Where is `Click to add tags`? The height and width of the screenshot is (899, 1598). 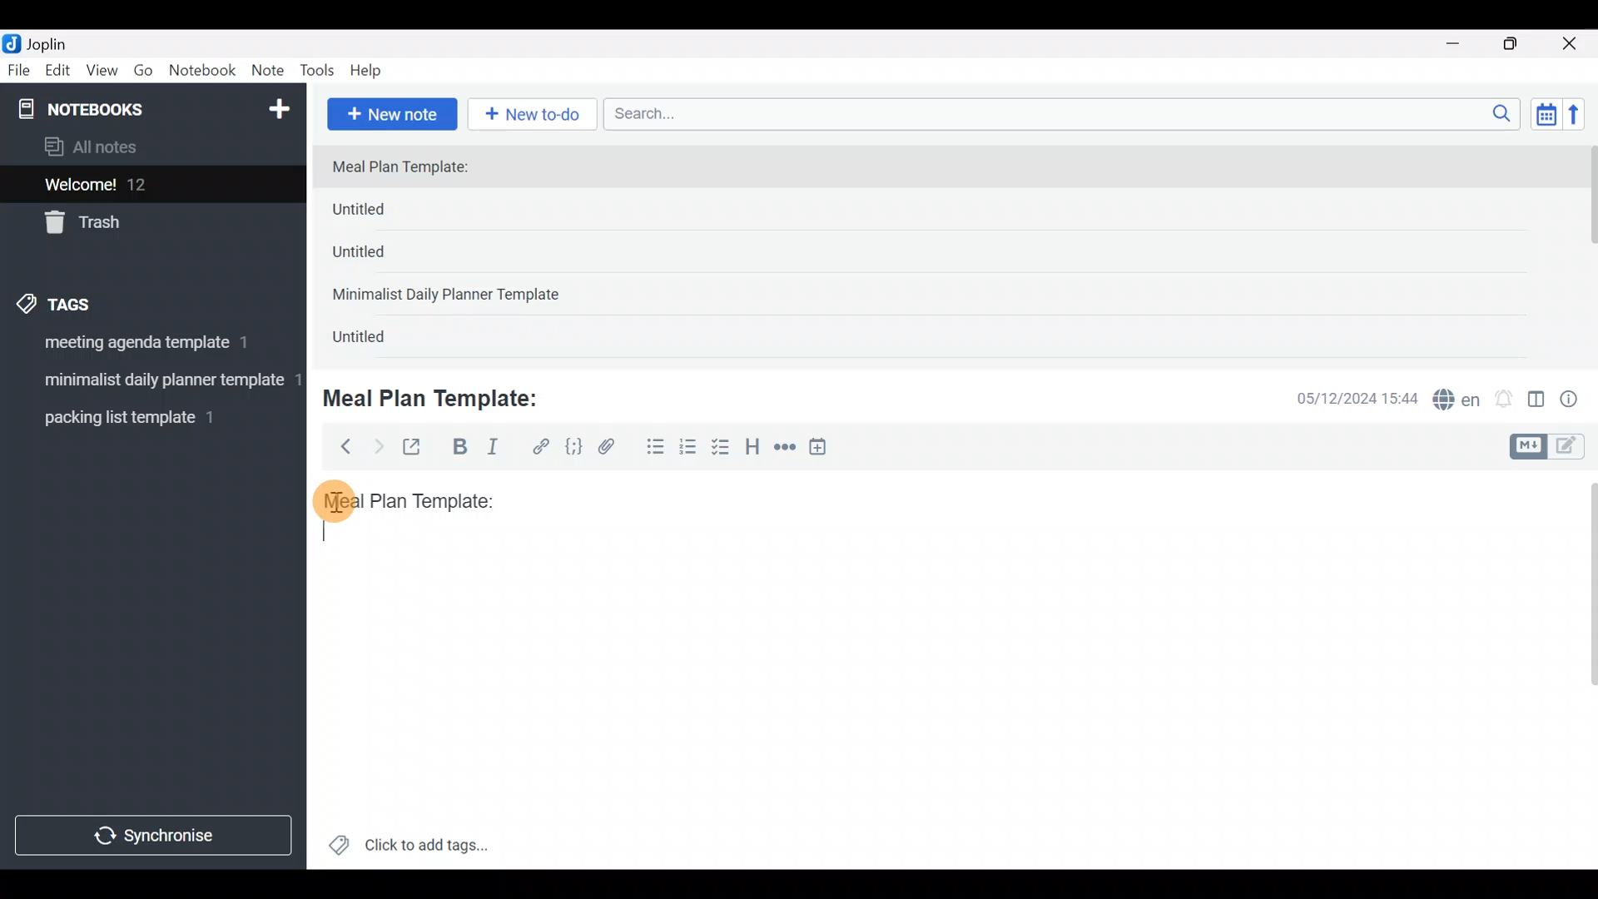
Click to add tags is located at coordinates (408, 851).